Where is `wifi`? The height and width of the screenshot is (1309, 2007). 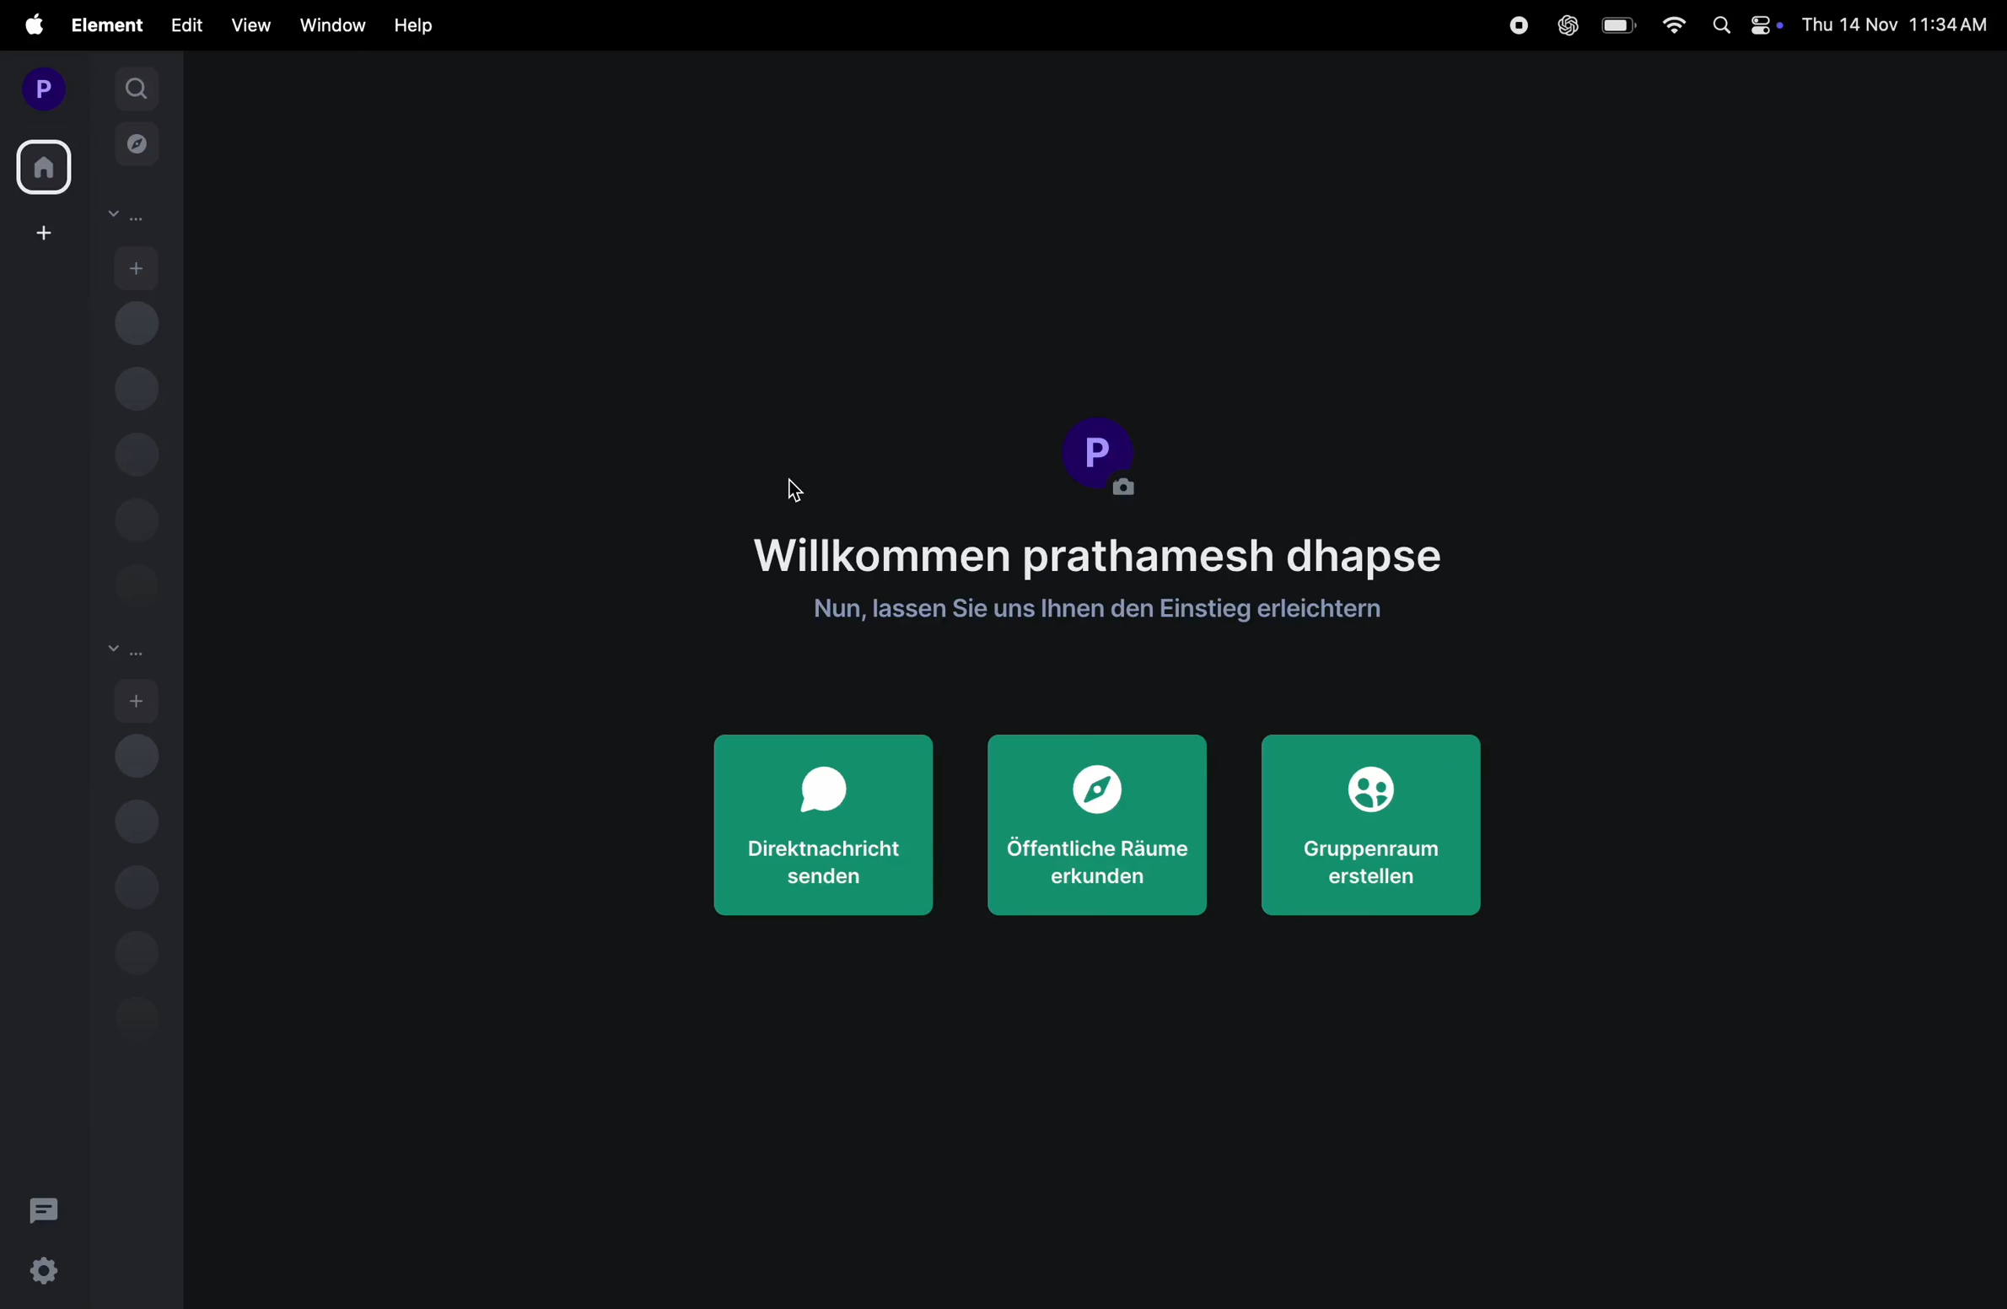
wifi is located at coordinates (1666, 25).